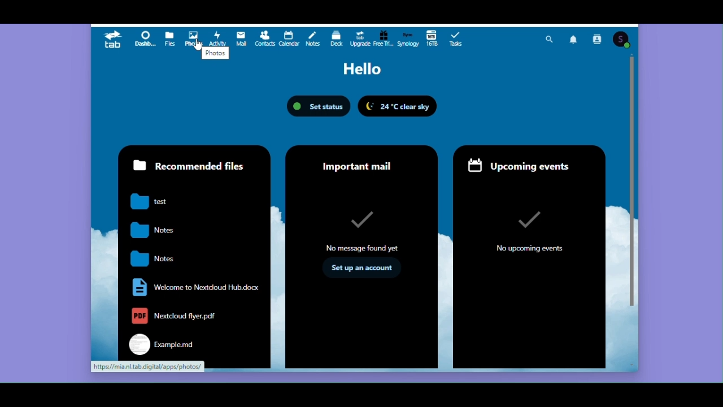 This screenshot has height=407, width=723. Describe the element at coordinates (360, 69) in the screenshot. I see `Hello ` at that location.